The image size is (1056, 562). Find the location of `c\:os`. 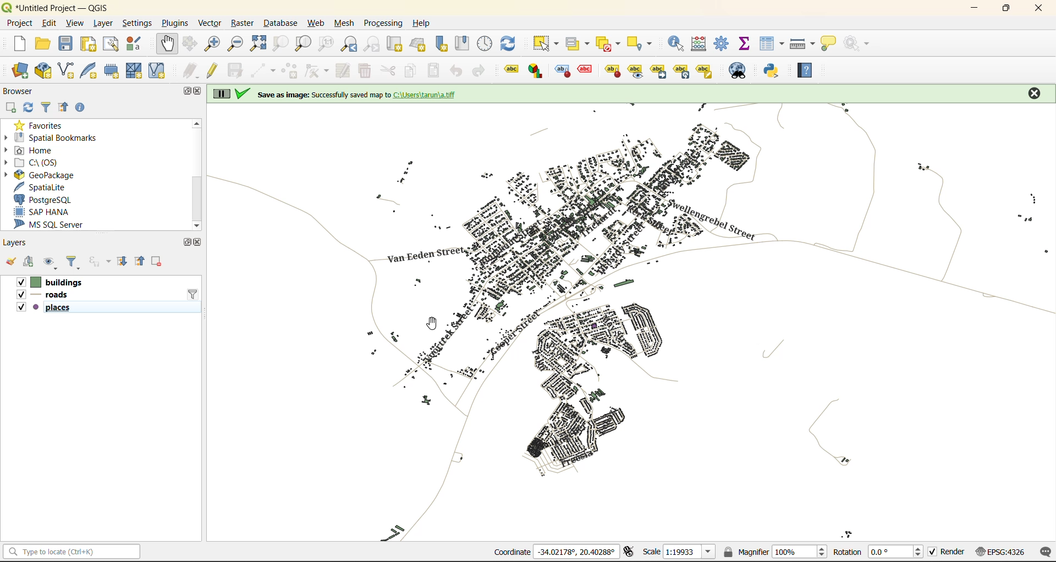

c\:os is located at coordinates (34, 163).